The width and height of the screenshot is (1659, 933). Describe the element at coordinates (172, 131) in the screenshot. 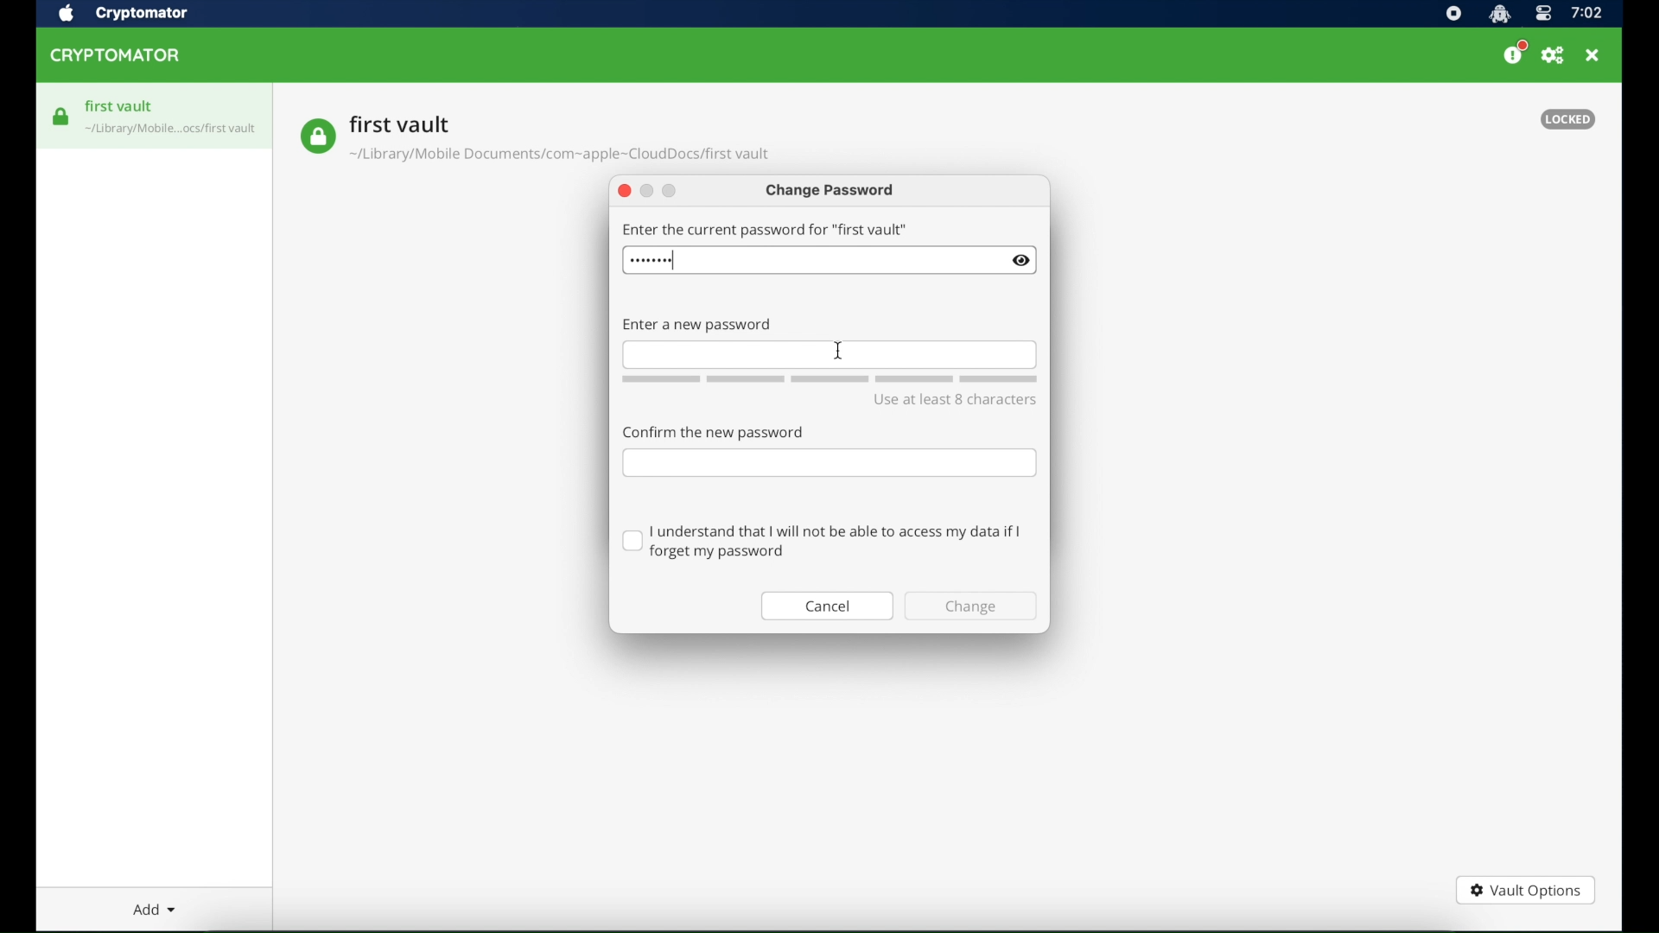

I see `vault icon` at that location.